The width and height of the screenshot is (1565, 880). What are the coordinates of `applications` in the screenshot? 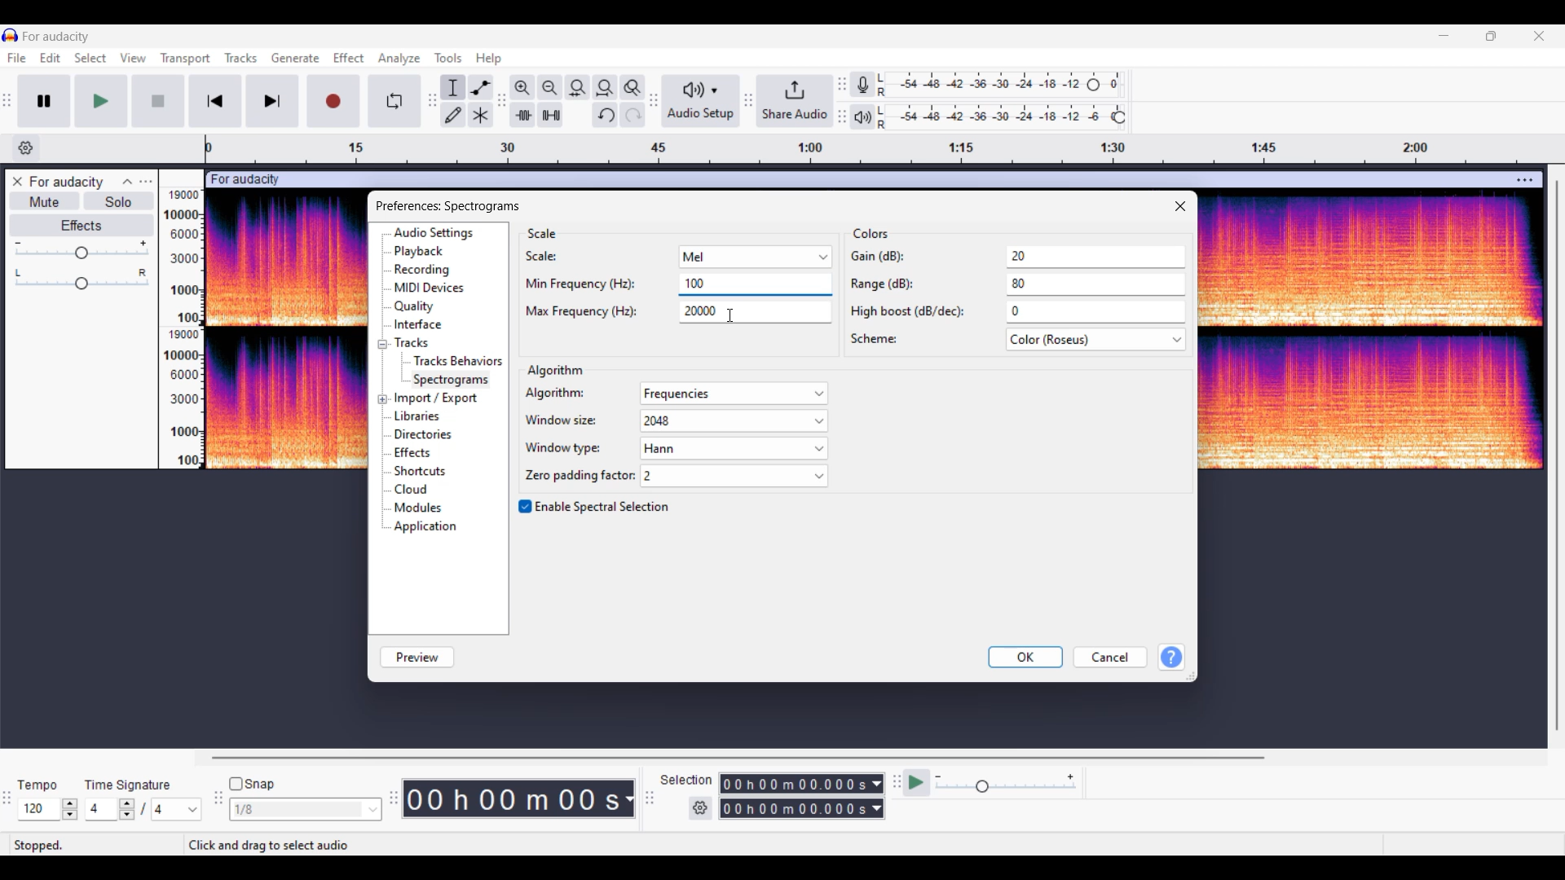 It's located at (428, 527).